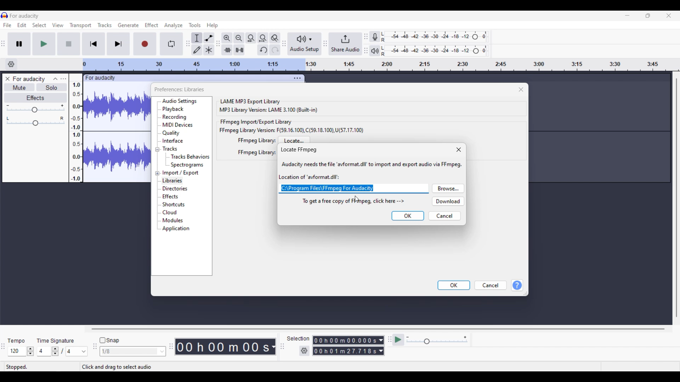 The width and height of the screenshot is (680, 382). I want to click on Vertical slide bar, so click(676, 198).